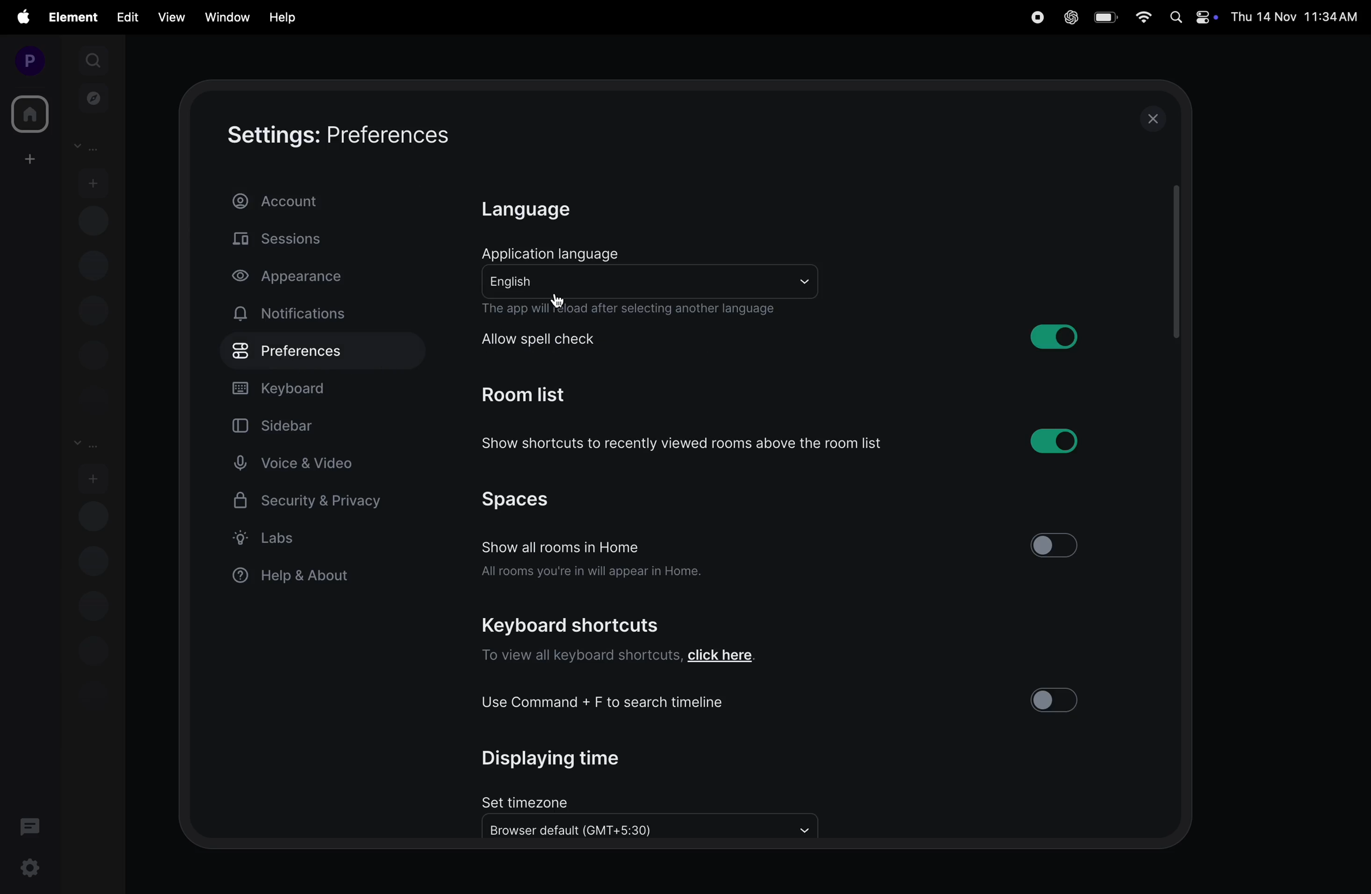  What do you see at coordinates (563, 547) in the screenshot?
I see `show all room in home` at bounding box center [563, 547].